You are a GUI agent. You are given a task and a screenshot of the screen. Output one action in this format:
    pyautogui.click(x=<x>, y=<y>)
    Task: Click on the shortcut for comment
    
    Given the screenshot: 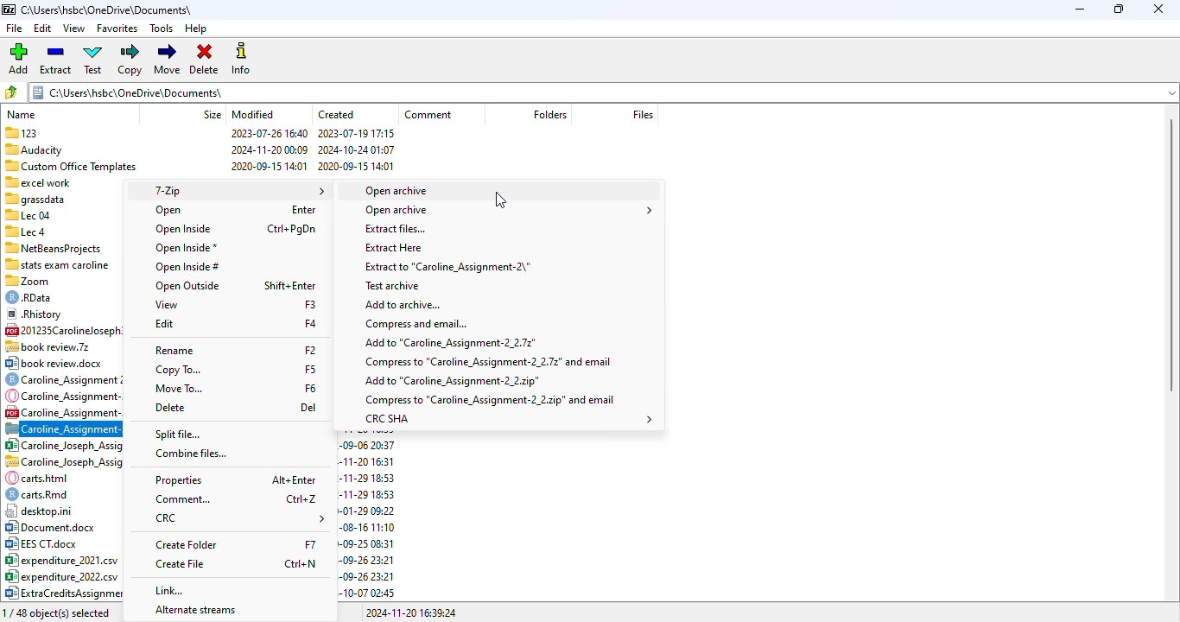 What is the action you would take?
    pyautogui.click(x=301, y=499)
    